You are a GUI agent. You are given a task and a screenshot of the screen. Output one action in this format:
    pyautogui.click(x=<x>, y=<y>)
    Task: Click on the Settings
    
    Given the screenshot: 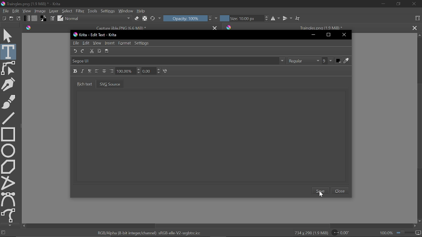 What is the action you would take?
    pyautogui.click(x=143, y=43)
    